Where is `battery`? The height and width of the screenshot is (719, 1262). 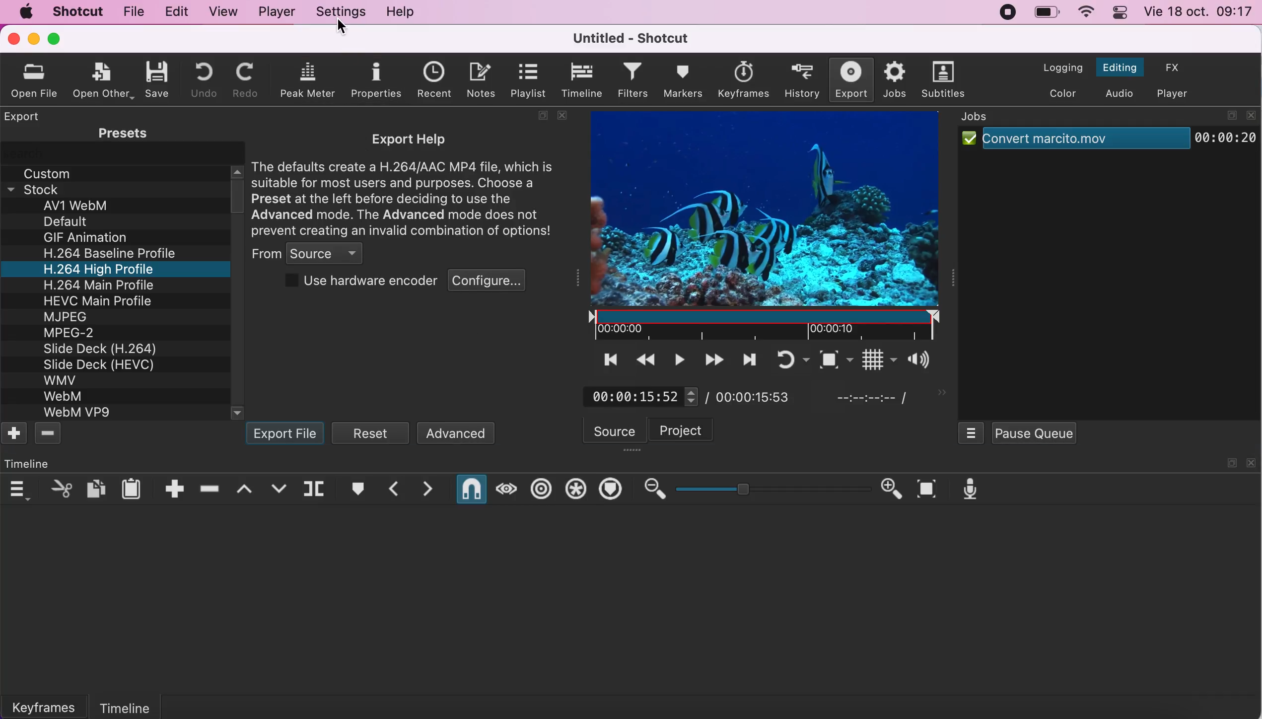 battery is located at coordinates (1047, 13).